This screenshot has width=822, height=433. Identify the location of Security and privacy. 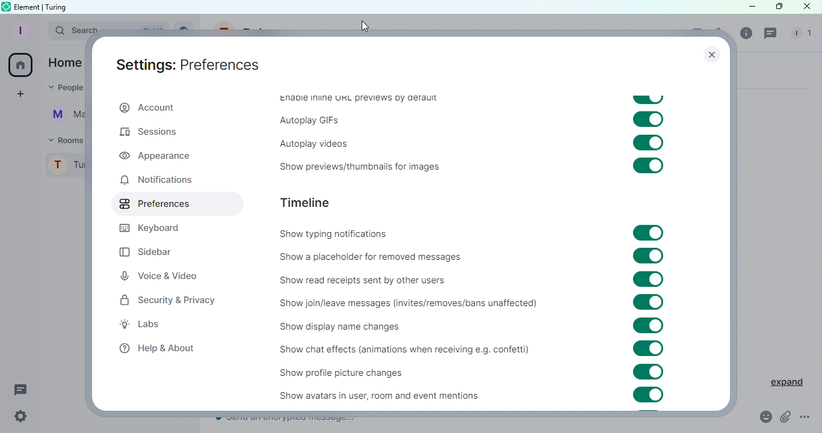
(168, 302).